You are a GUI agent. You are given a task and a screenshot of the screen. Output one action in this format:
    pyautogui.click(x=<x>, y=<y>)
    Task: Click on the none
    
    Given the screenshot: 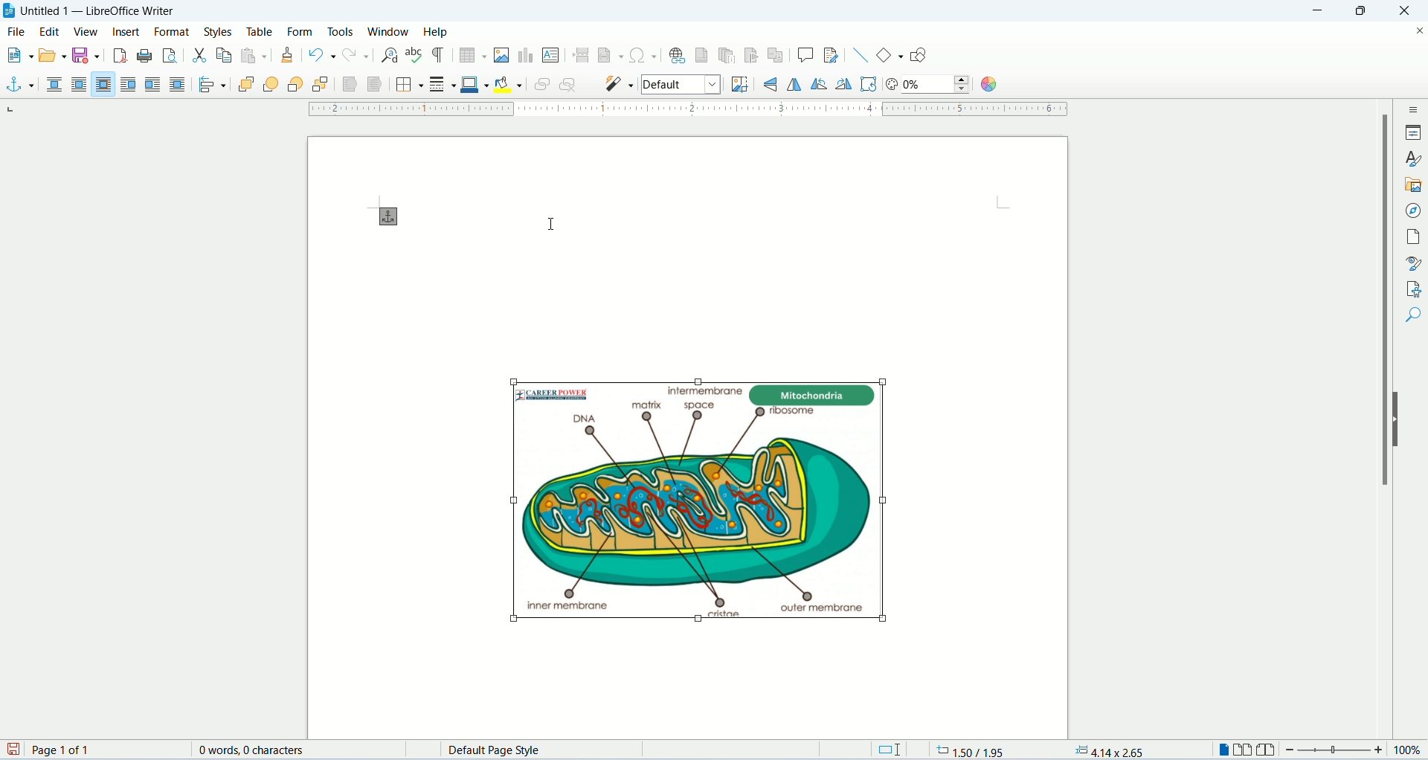 What is the action you would take?
    pyautogui.click(x=57, y=86)
    